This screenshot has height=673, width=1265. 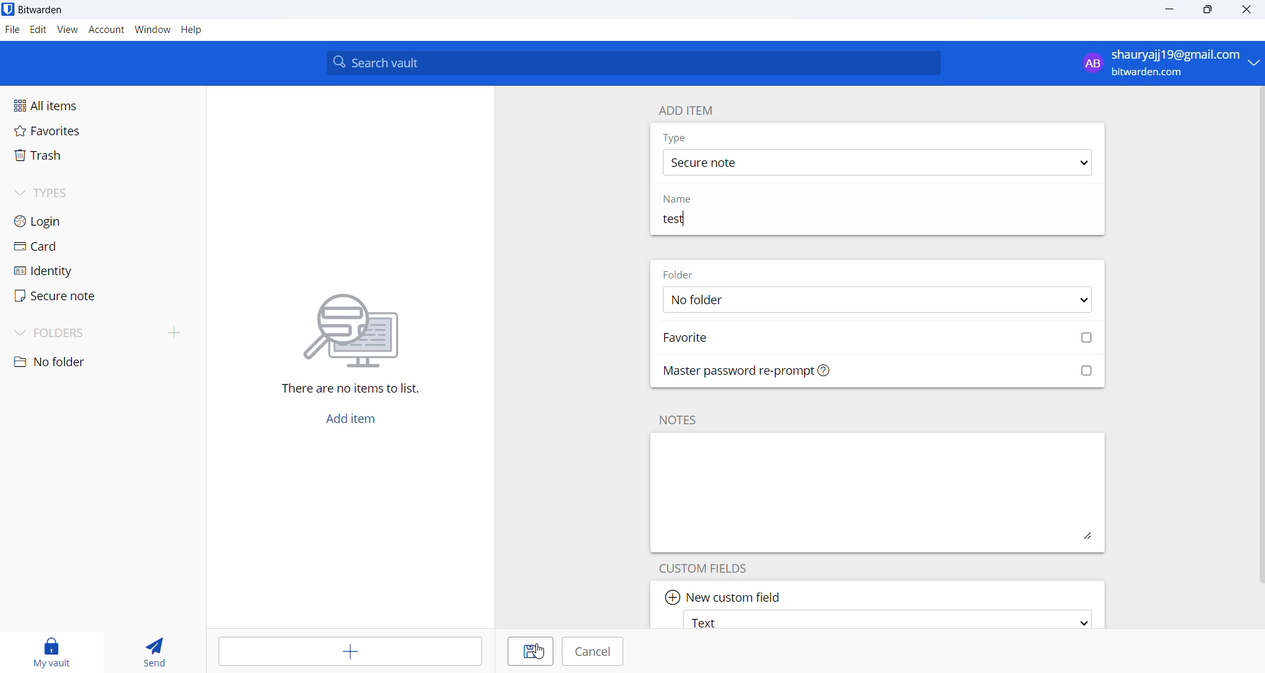 What do you see at coordinates (1250, 10) in the screenshot?
I see `close` at bounding box center [1250, 10].